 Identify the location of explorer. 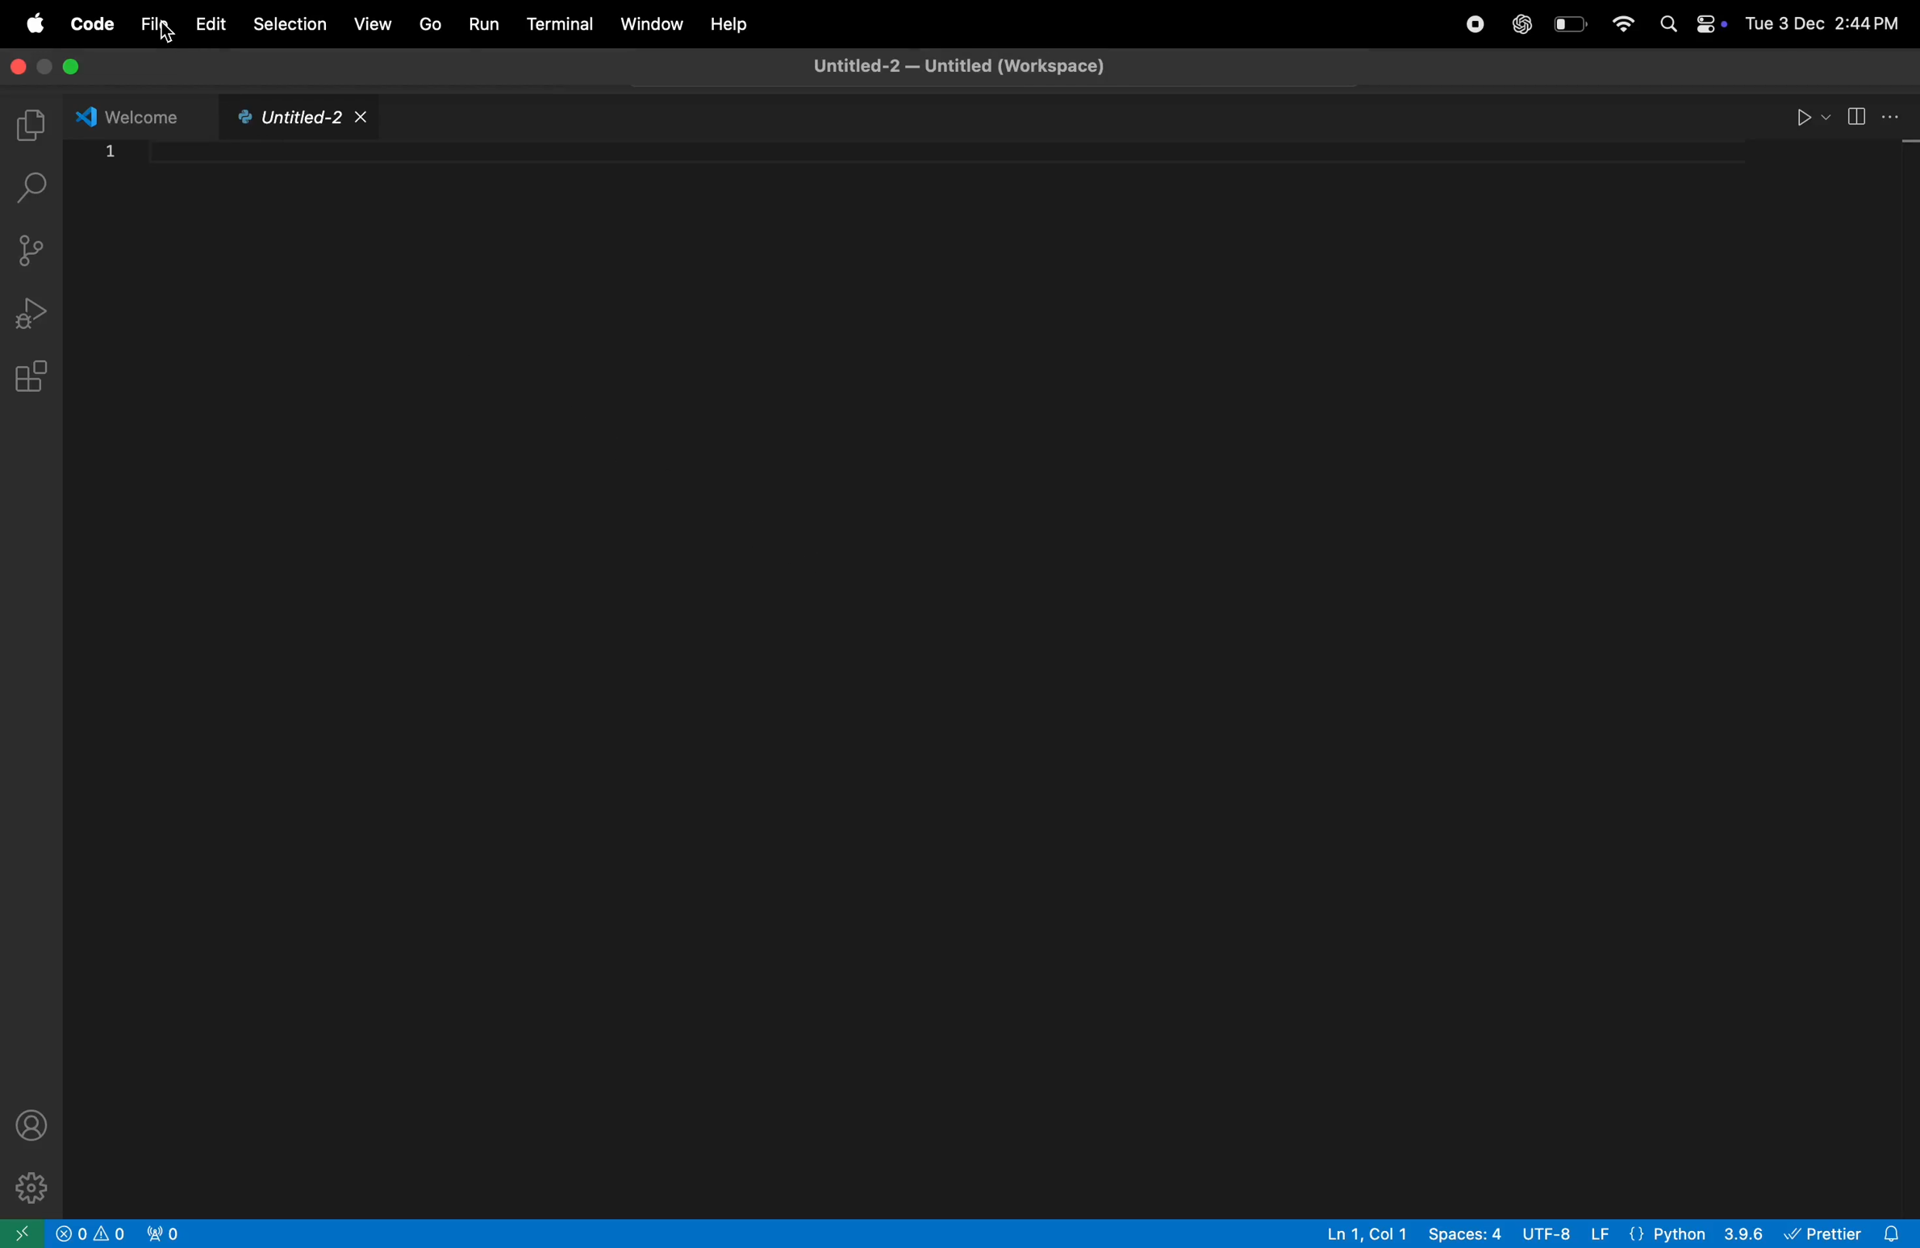
(33, 120).